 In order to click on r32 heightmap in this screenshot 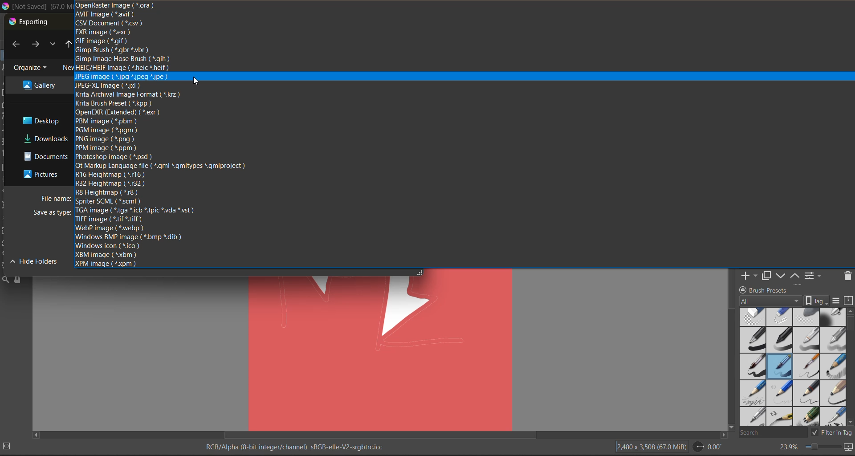, I will do `click(110, 183)`.